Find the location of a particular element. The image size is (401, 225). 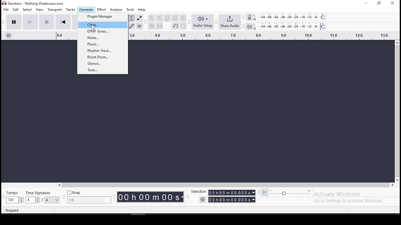

zoom toggle is located at coordinates (183, 18).